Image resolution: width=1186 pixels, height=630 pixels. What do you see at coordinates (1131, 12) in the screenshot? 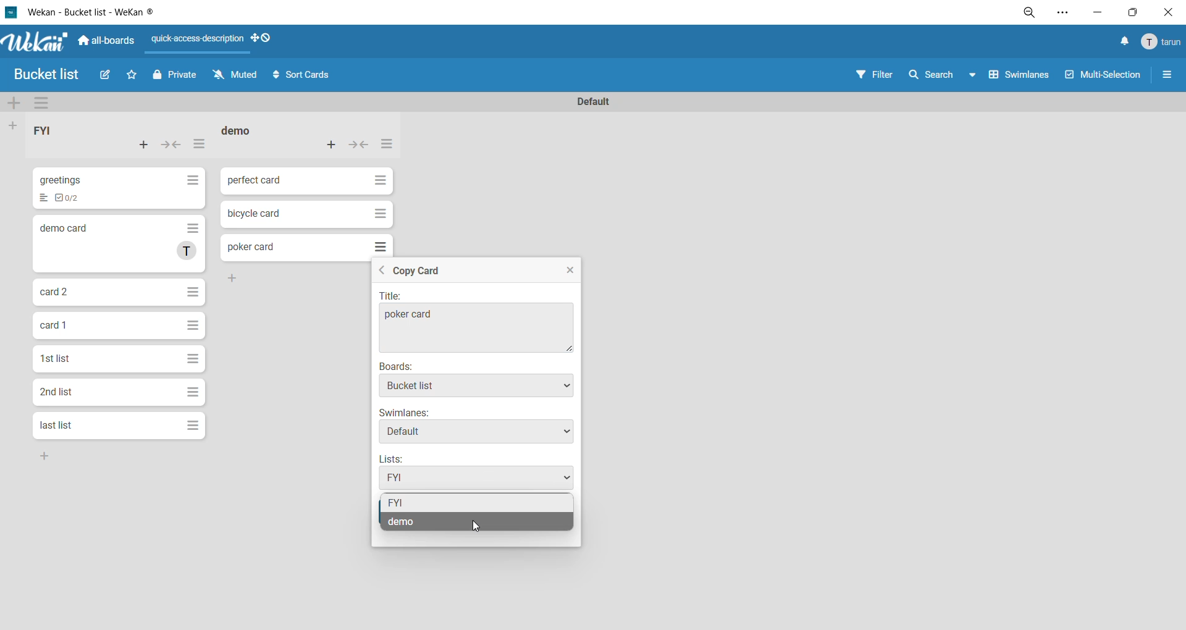
I see `maximize` at bounding box center [1131, 12].